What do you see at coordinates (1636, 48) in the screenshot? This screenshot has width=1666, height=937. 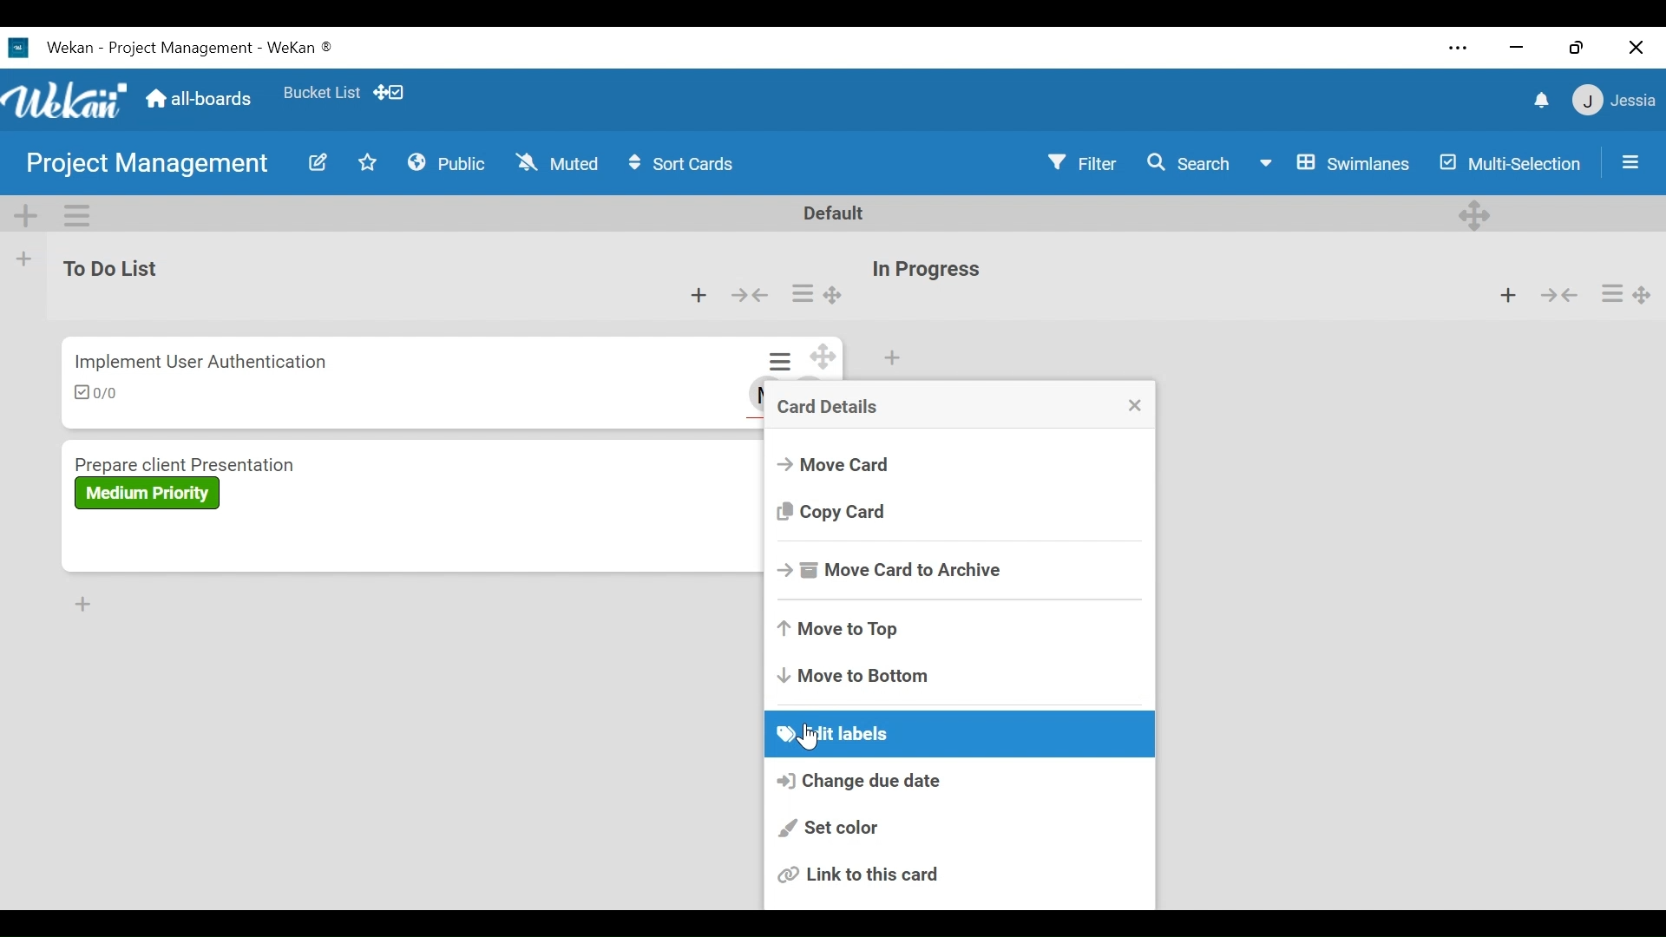 I see `close` at bounding box center [1636, 48].